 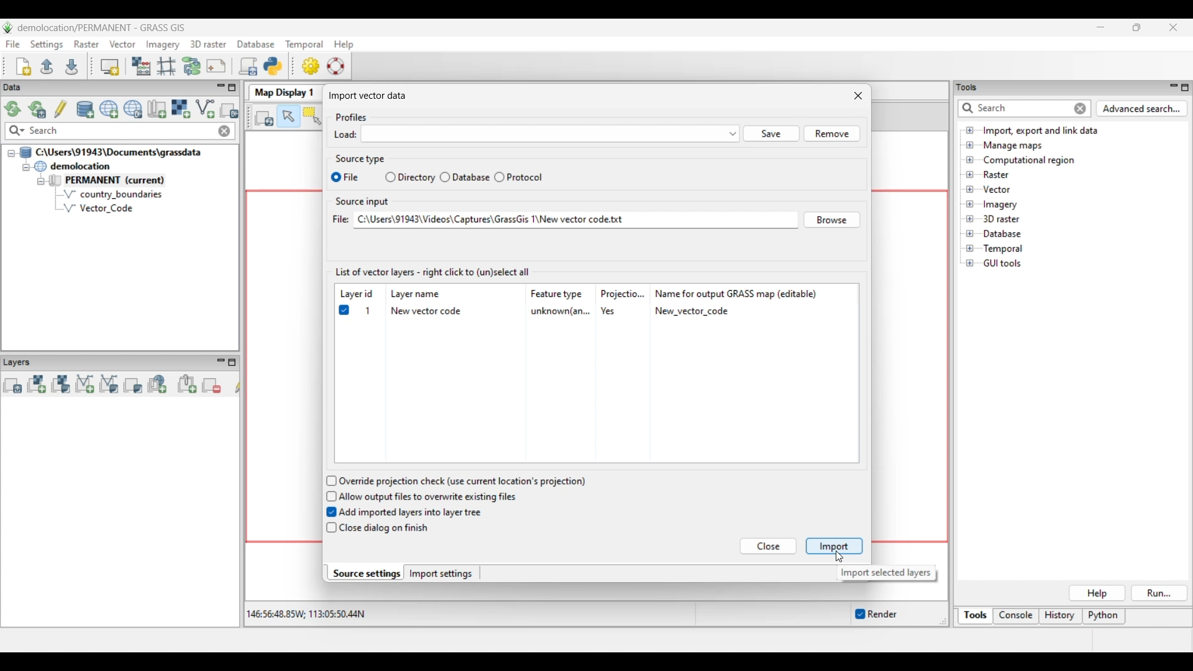 I want to click on Help, so click(x=1097, y=593).